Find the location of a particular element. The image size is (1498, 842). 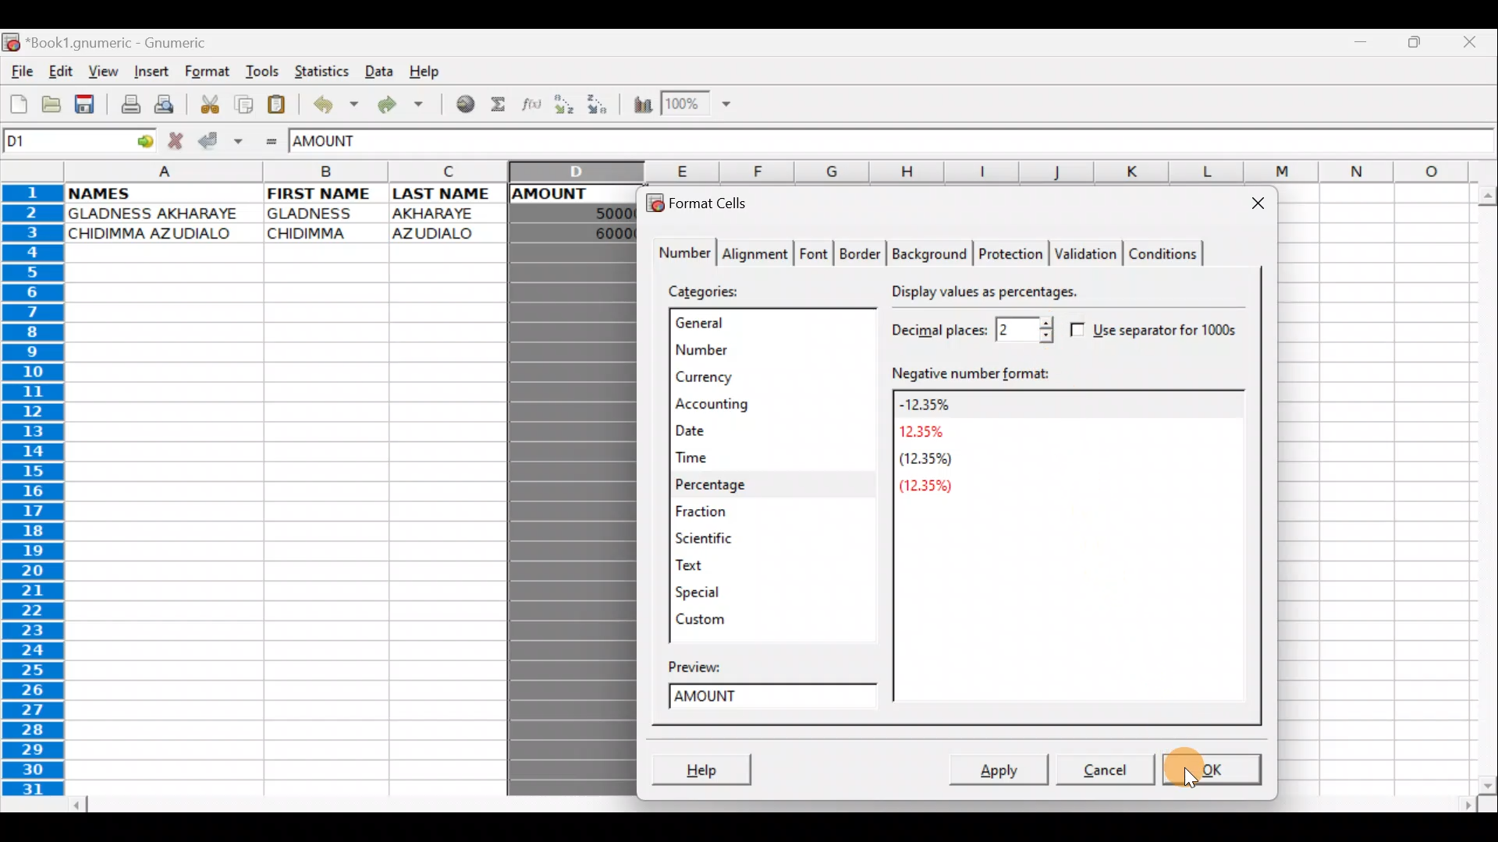

Alignment is located at coordinates (758, 252).